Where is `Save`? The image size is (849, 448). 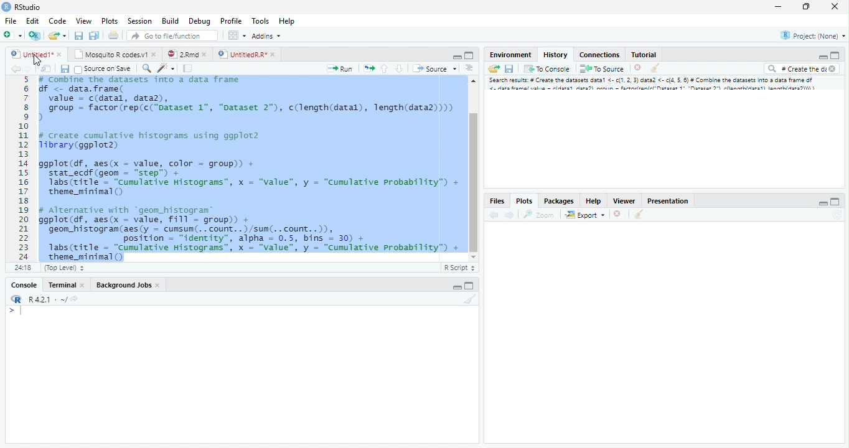
Save is located at coordinates (78, 35).